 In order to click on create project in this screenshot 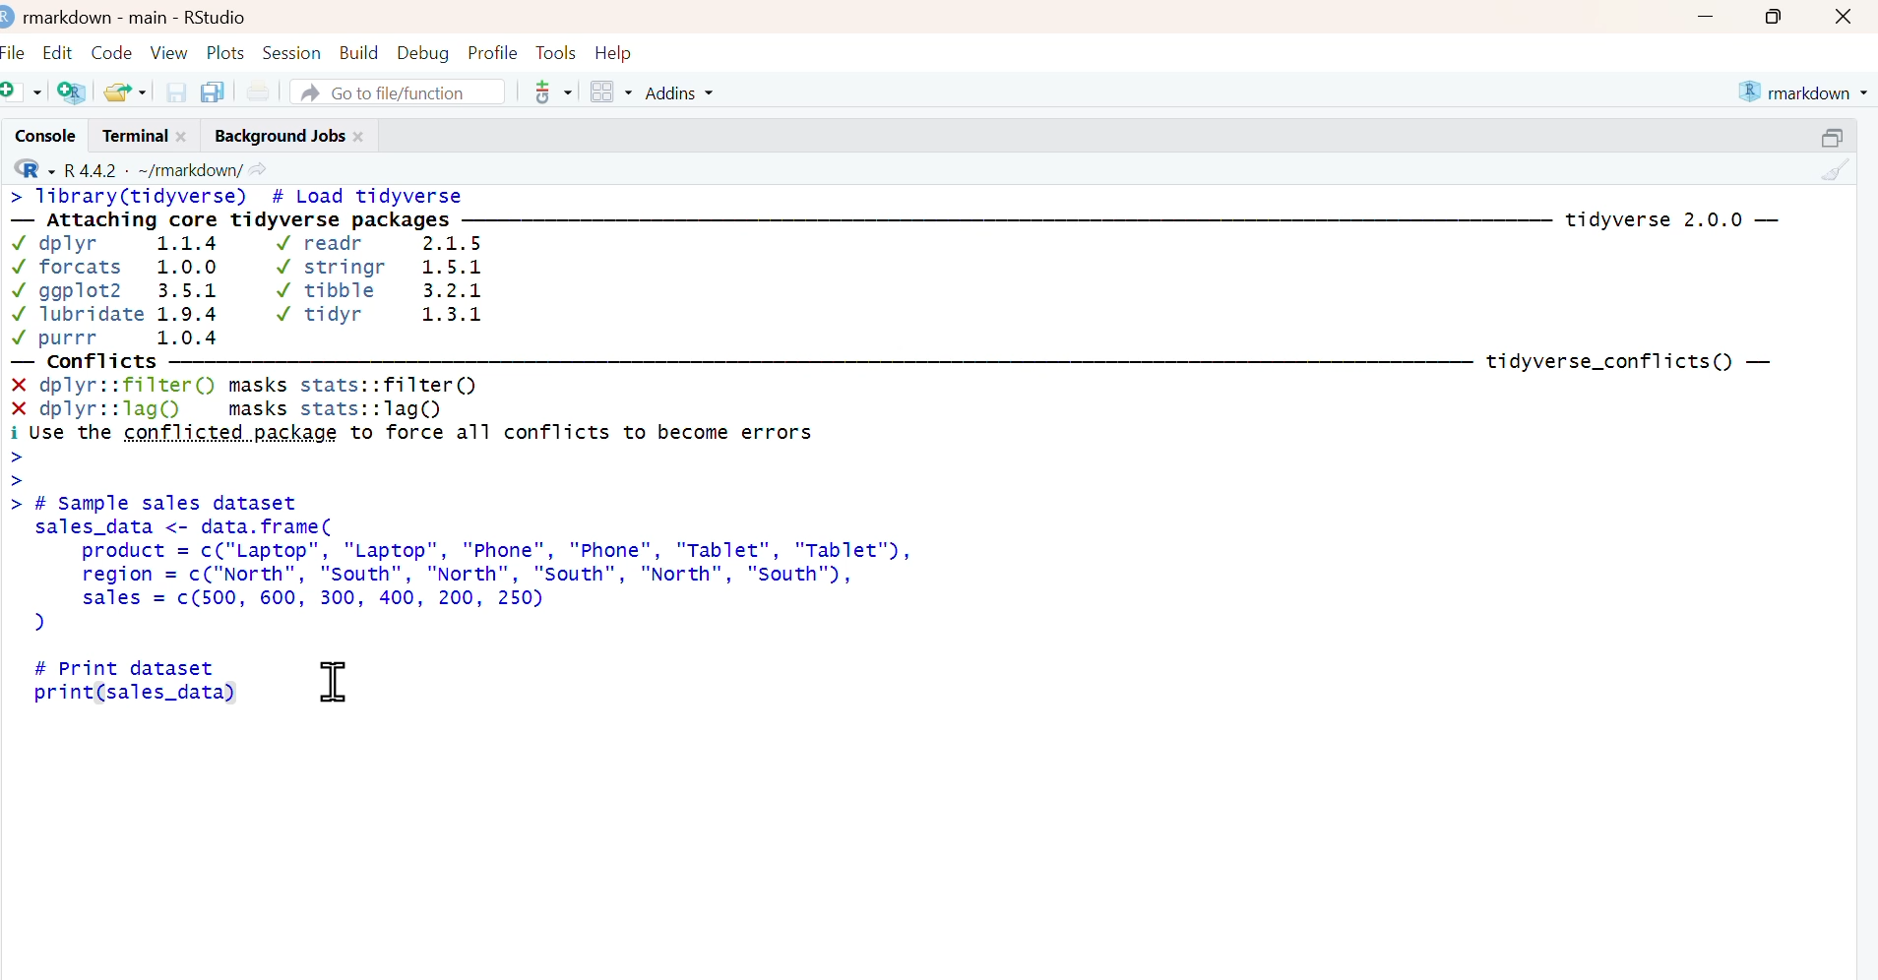, I will do `click(71, 92)`.